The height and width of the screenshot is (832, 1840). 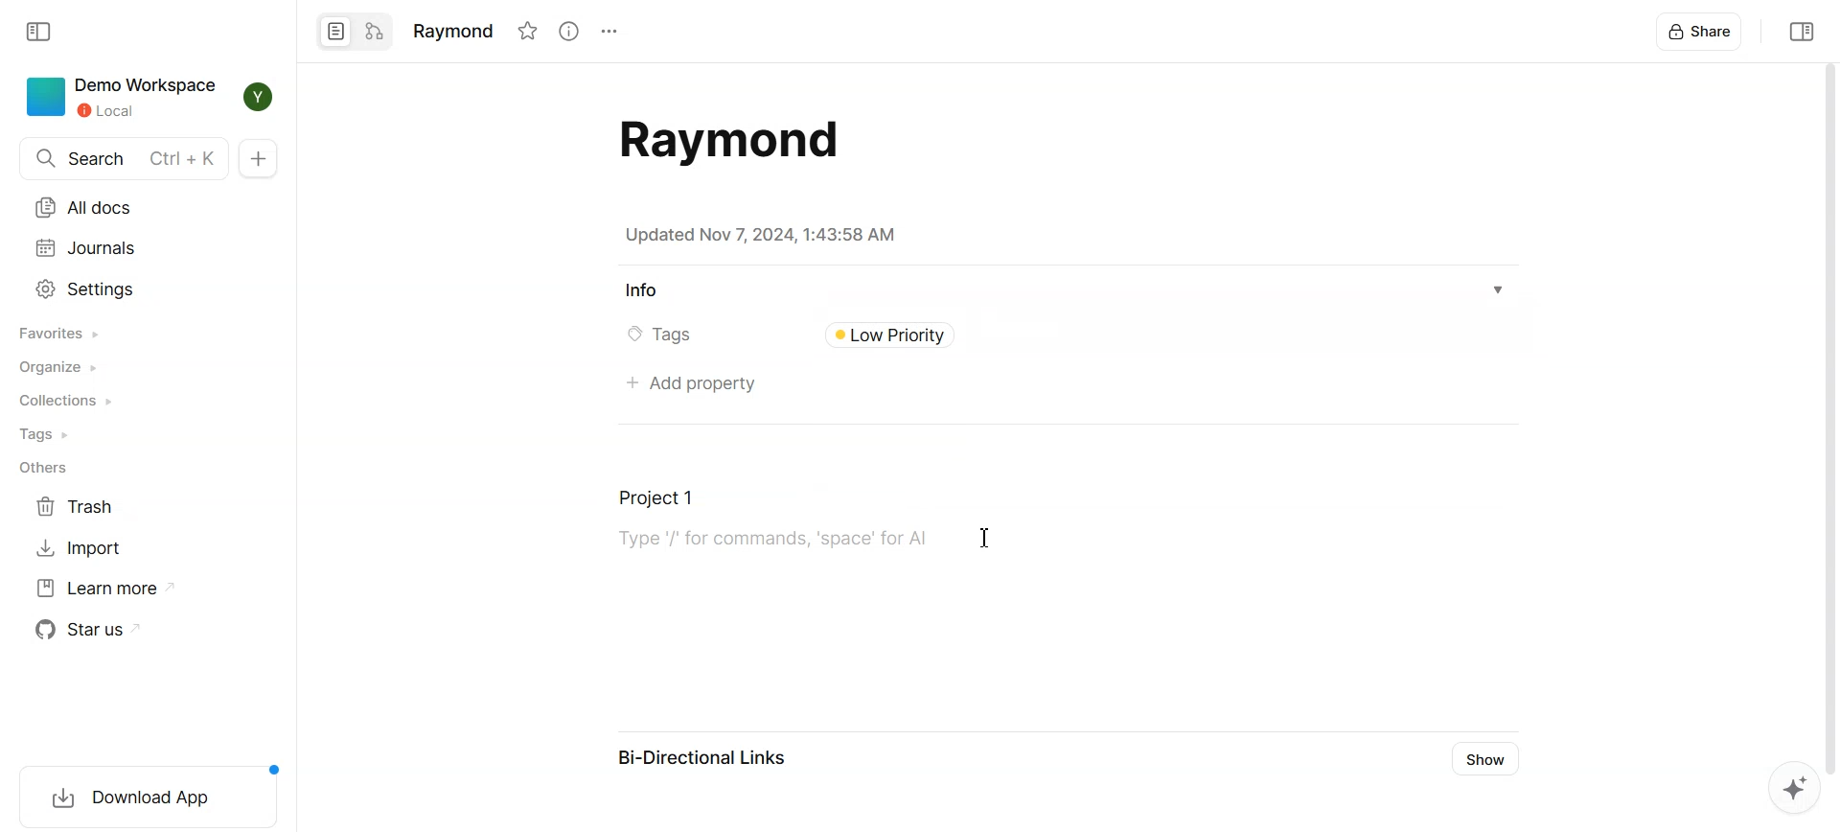 What do you see at coordinates (764, 527) in the screenshot?
I see `Document task` at bounding box center [764, 527].